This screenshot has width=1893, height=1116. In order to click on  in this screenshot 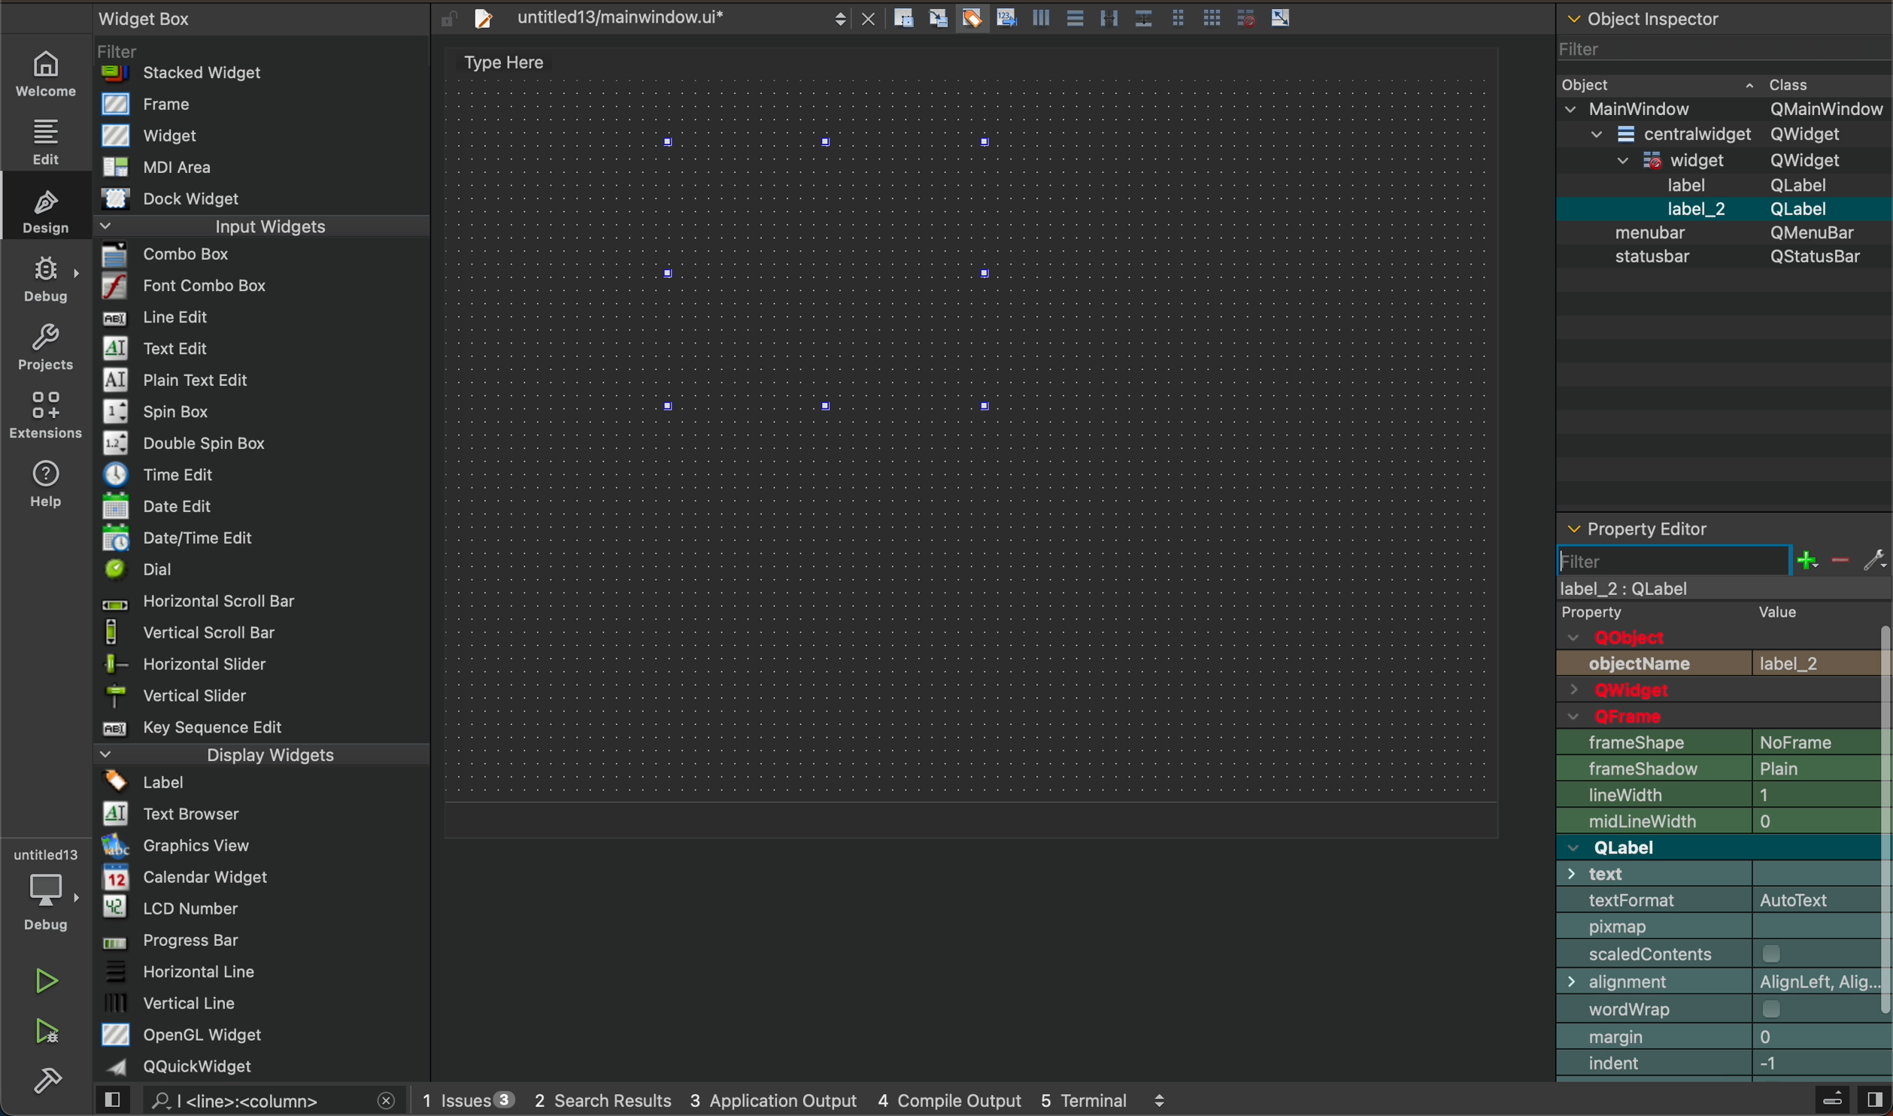, I will do `click(1722, 902)`.